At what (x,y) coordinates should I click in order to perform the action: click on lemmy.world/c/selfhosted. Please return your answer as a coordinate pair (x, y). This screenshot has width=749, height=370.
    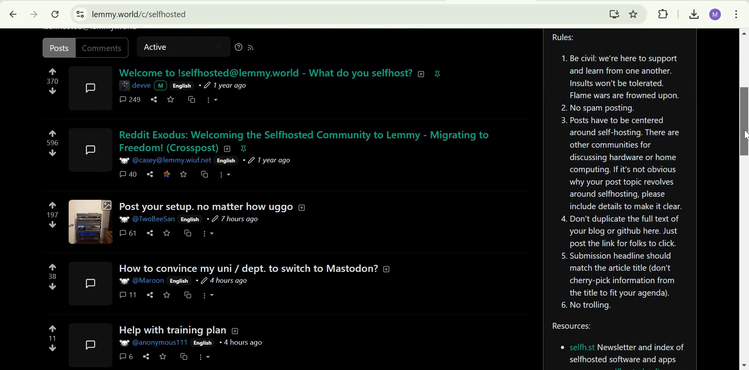
    Looking at the image, I should click on (140, 14).